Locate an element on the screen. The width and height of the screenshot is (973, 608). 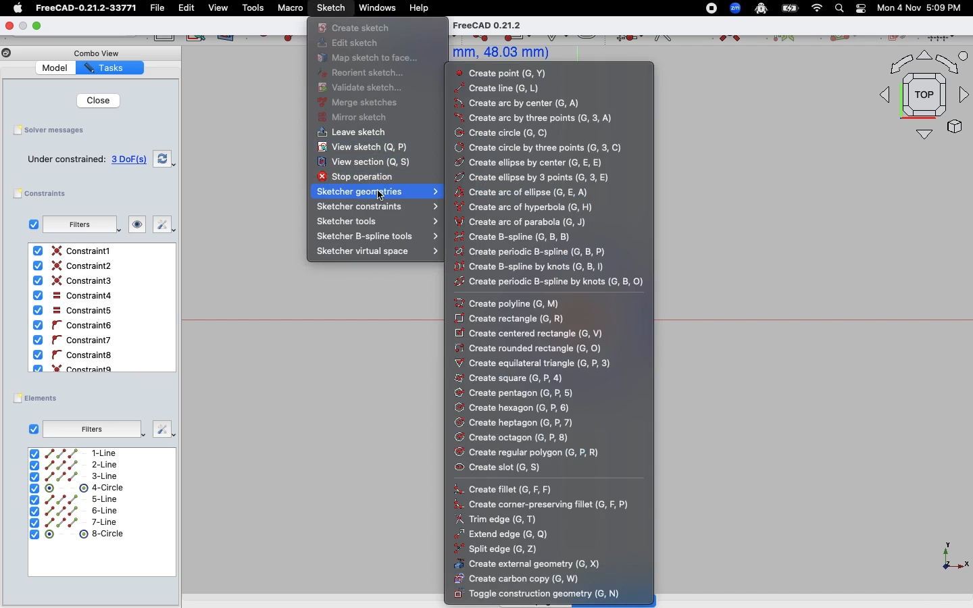
Create periodic B-spline by knots (G, B, 0) is located at coordinates (551, 283).